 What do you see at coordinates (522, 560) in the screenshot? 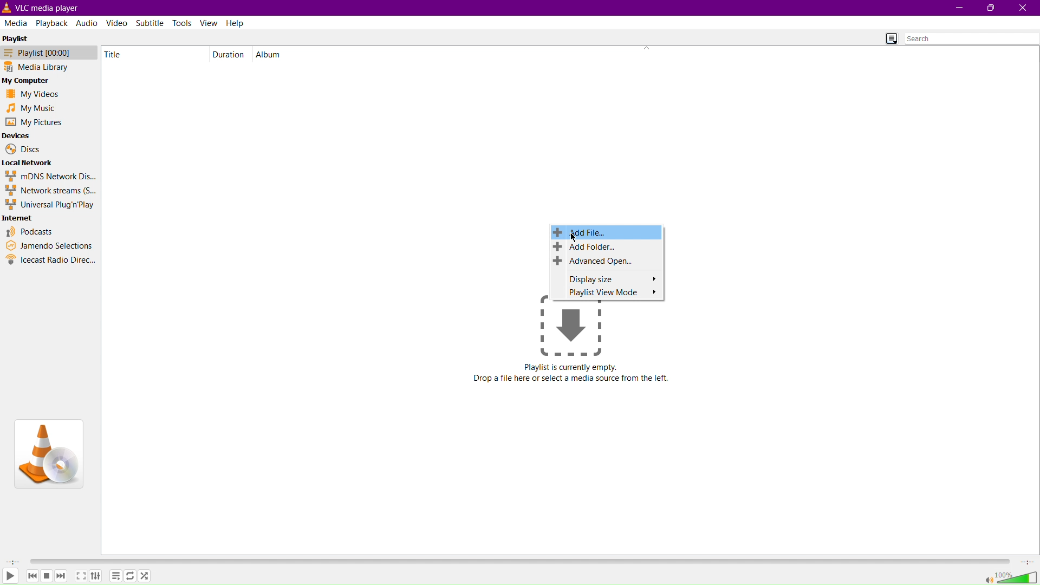
I see `Timeline` at bounding box center [522, 560].